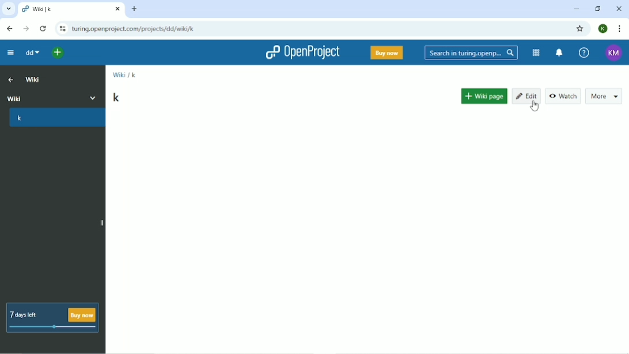 This screenshot has width=629, height=354. Describe the element at coordinates (470, 53) in the screenshot. I see `Search in turing.openp` at that location.